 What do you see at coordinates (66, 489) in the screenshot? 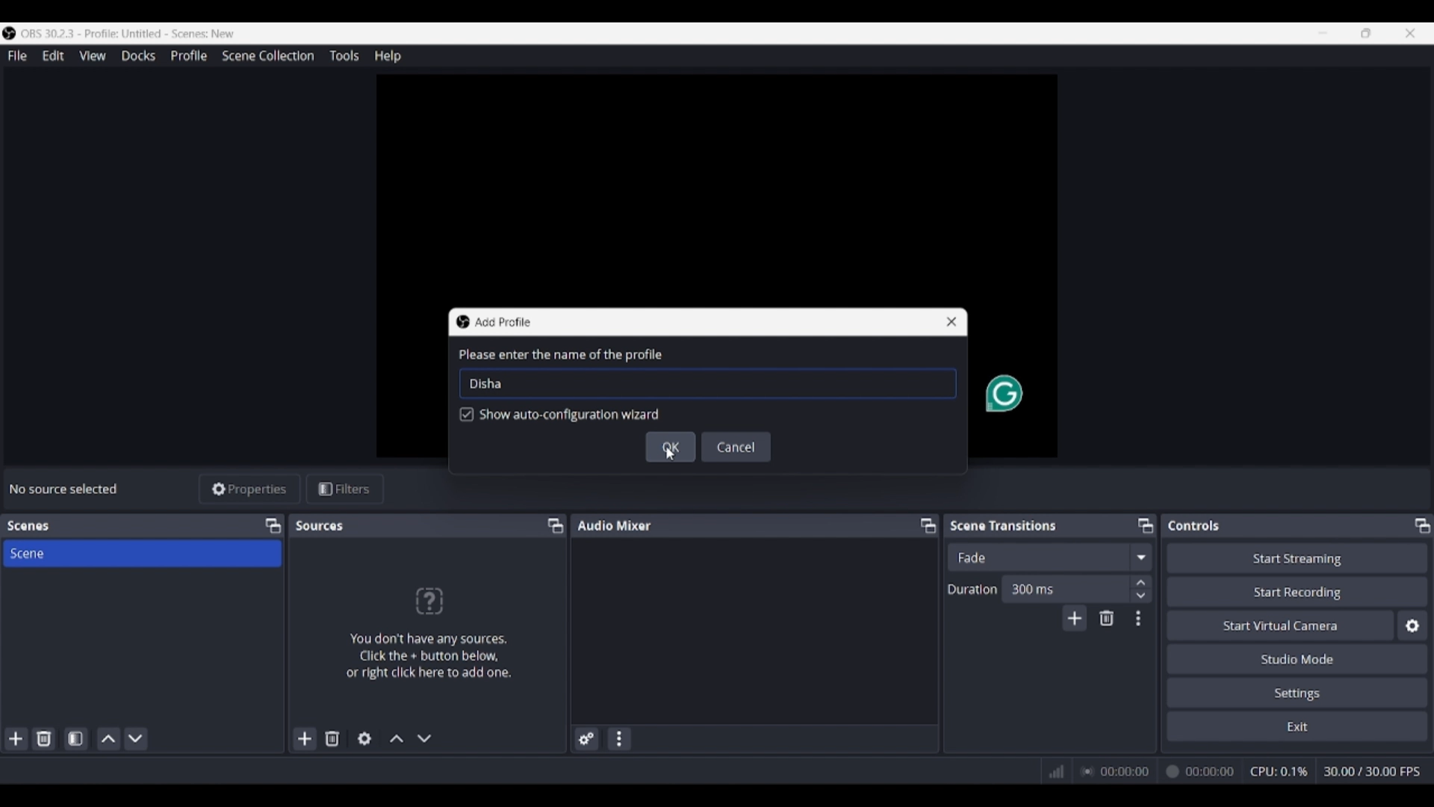
I see `Source status` at bounding box center [66, 489].